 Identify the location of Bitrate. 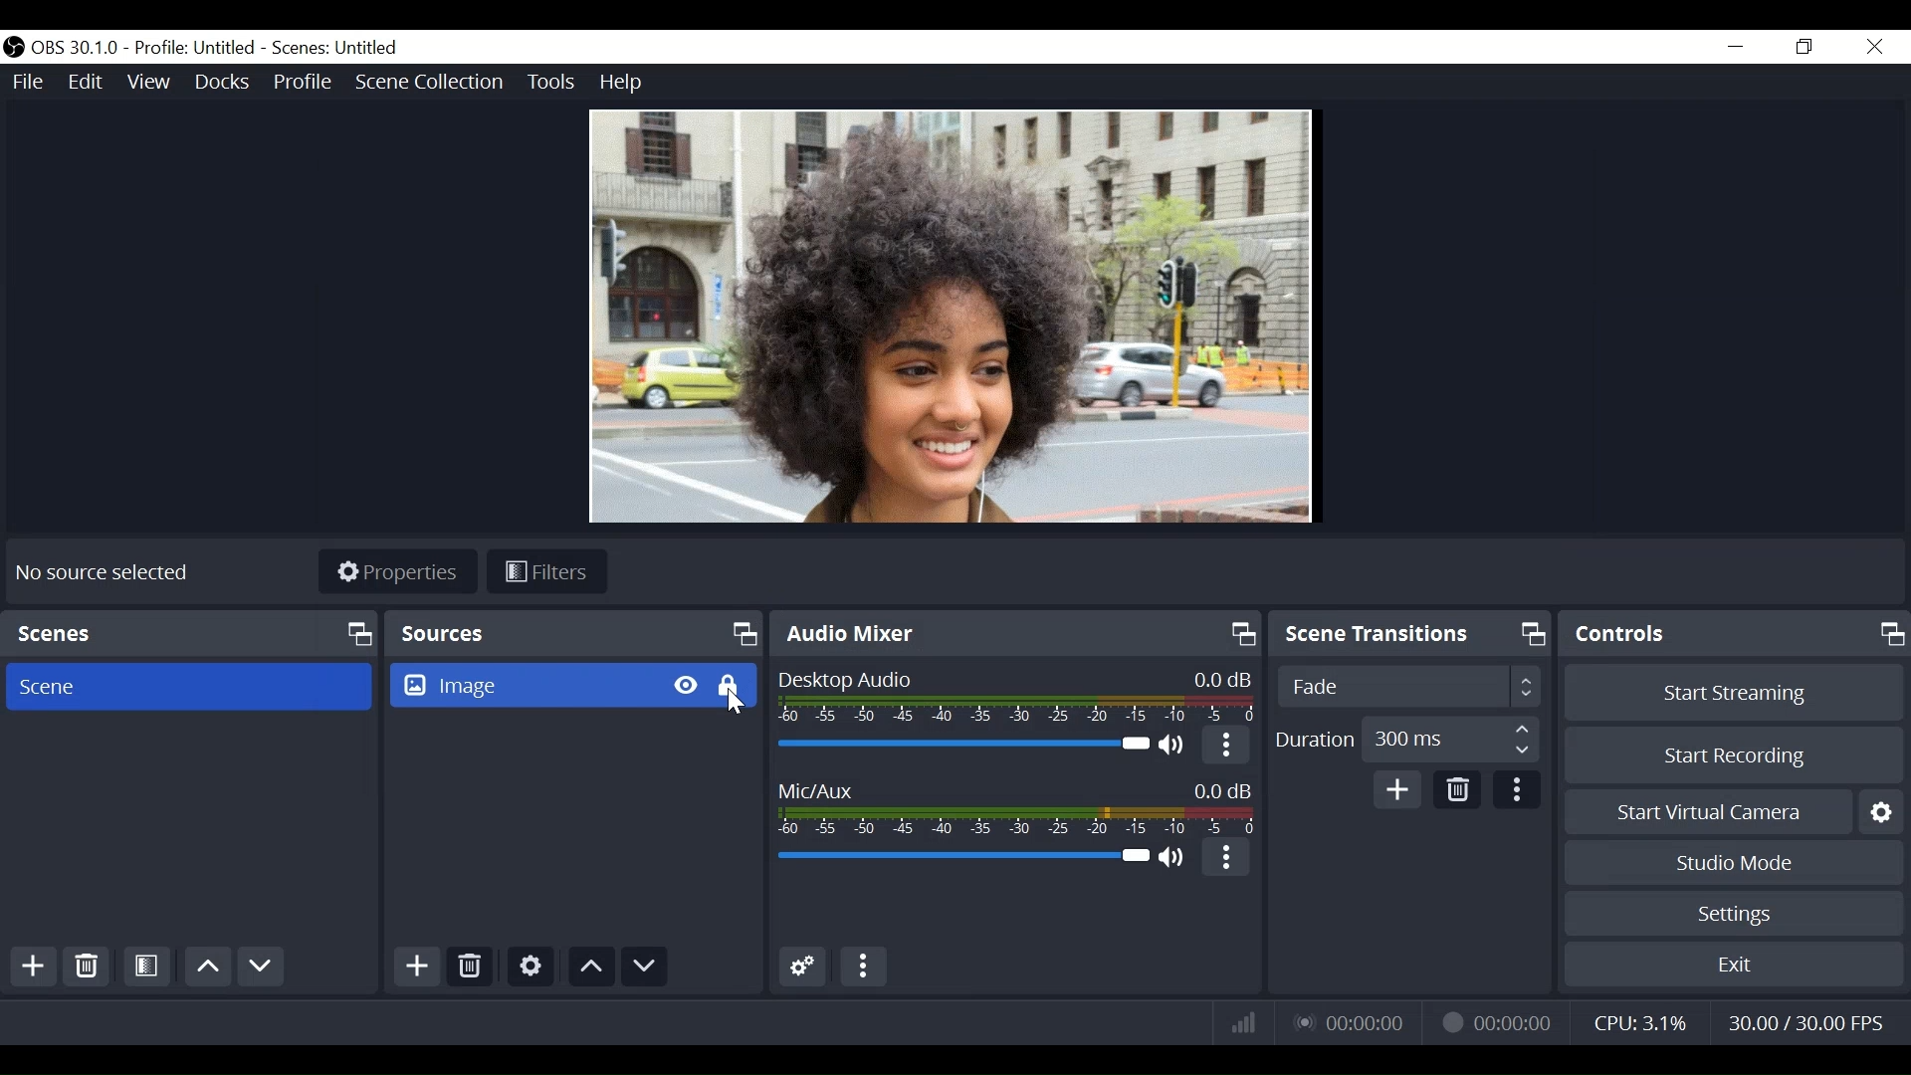
(1239, 1021).